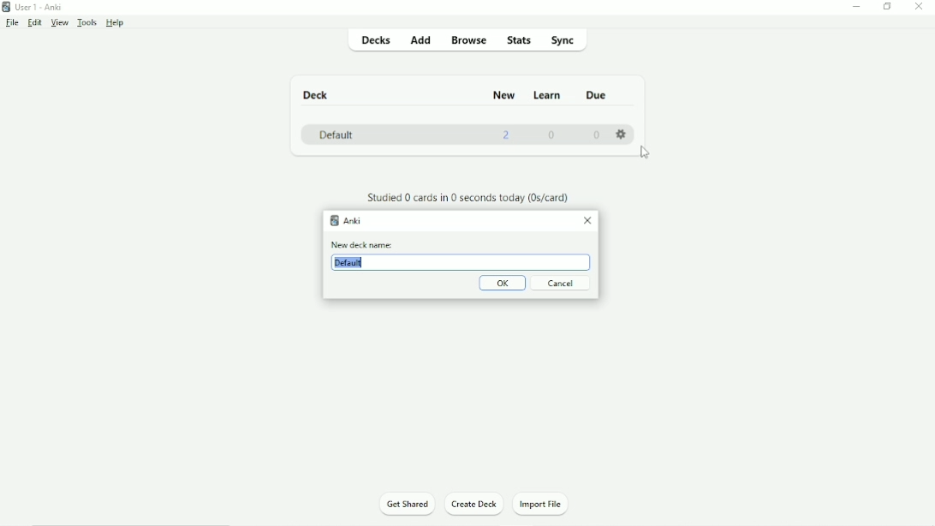 This screenshot has height=526, width=935. Describe the element at coordinates (38, 7) in the screenshot. I see `User 1 - Anki` at that location.